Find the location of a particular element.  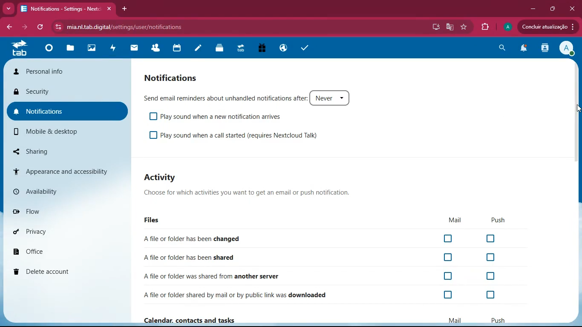

minimize is located at coordinates (533, 9).